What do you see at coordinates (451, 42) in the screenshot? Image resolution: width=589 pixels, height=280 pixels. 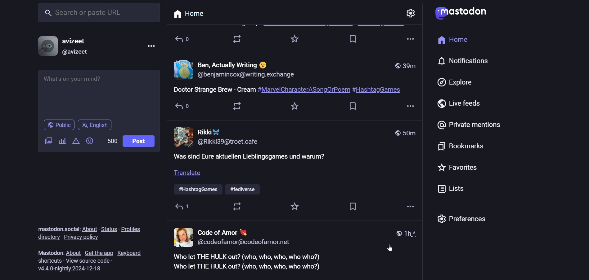 I see `home` at bounding box center [451, 42].